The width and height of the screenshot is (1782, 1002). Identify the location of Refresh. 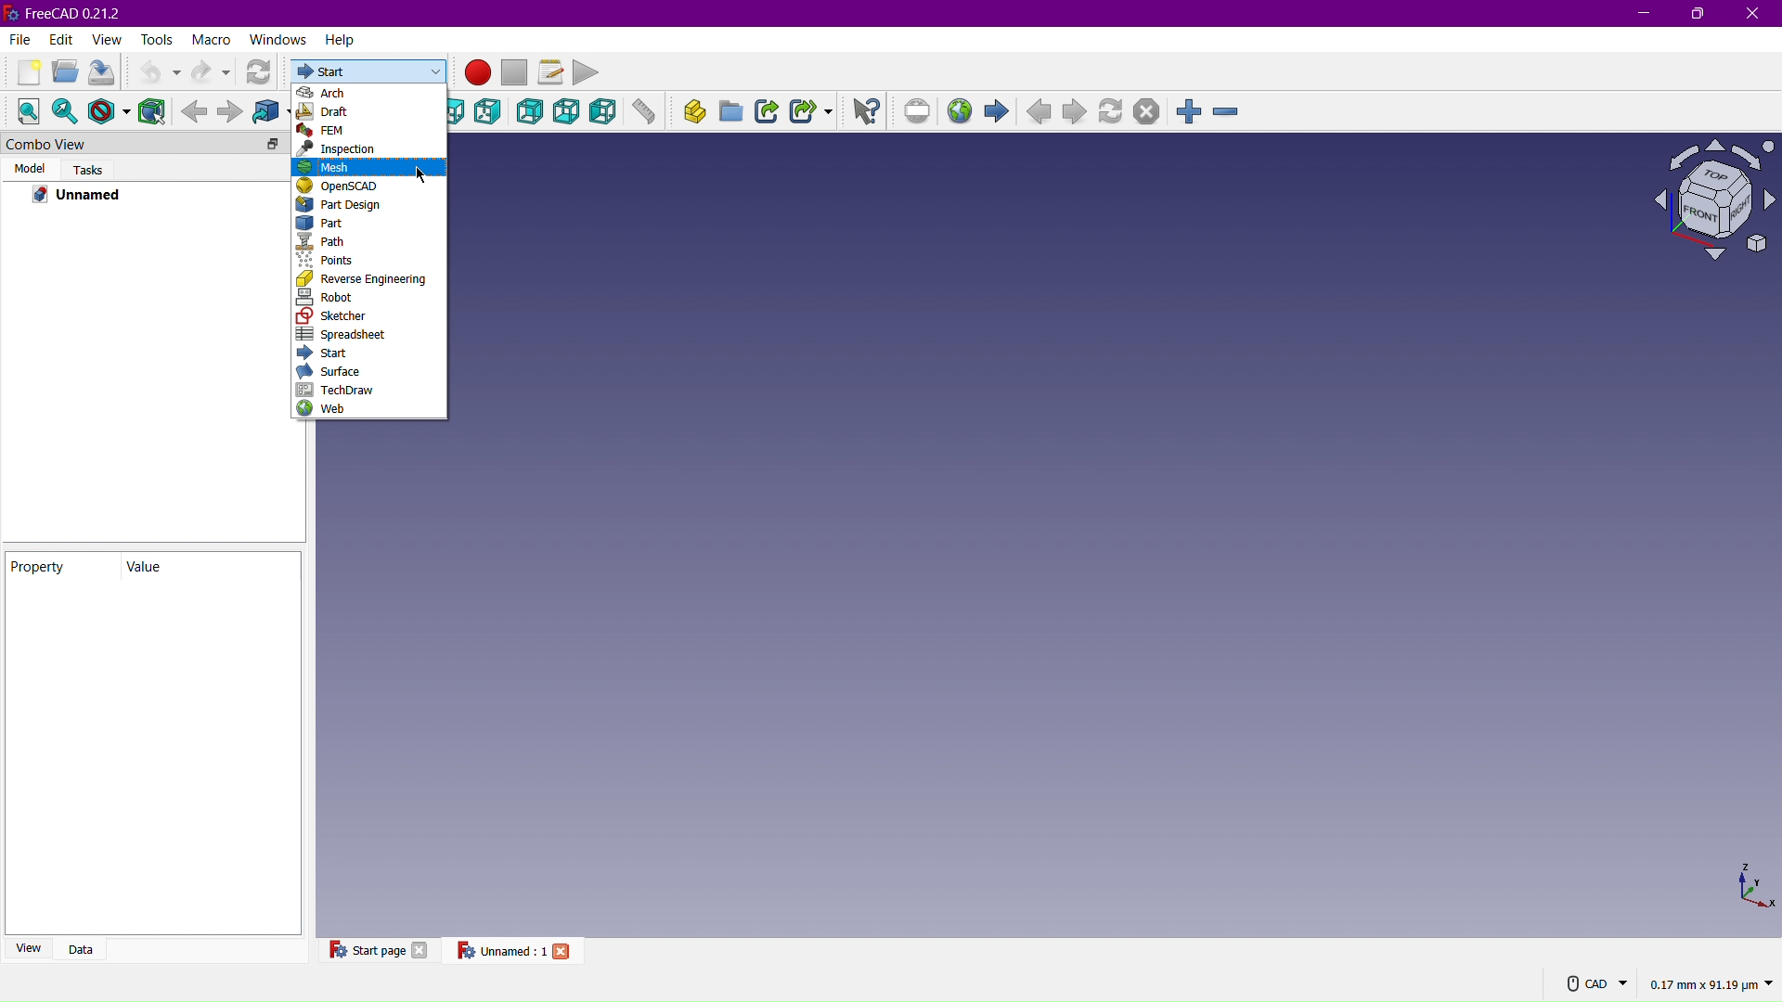
(262, 72).